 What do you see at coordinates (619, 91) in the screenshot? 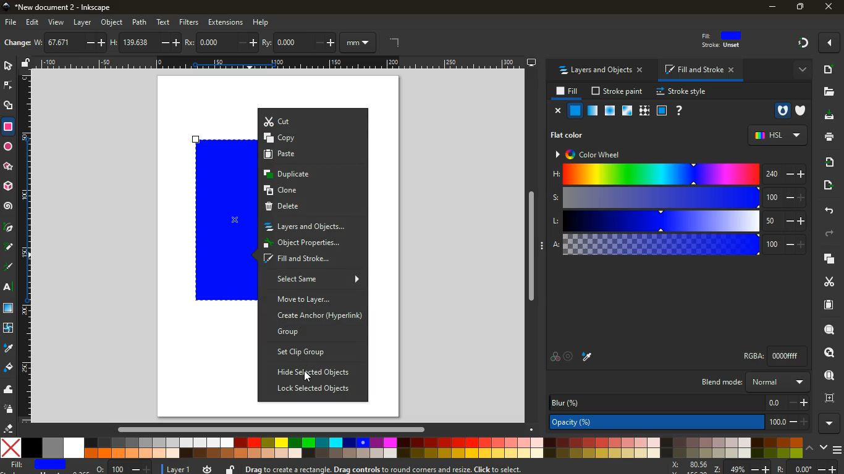
I see `stroke paint` at bounding box center [619, 91].